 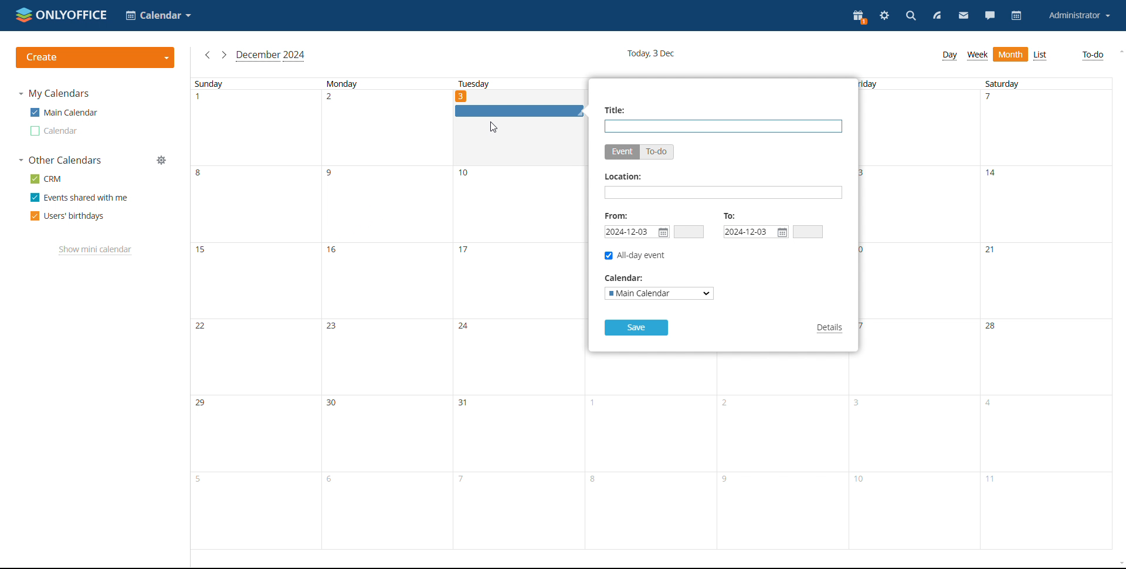 What do you see at coordinates (1016, 16) in the screenshot?
I see `calendar` at bounding box center [1016, 16].